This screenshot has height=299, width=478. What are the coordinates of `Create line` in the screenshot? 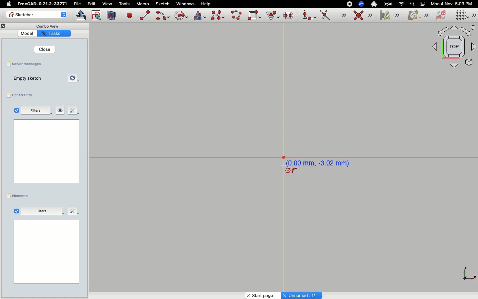 It's located at (145, 15).